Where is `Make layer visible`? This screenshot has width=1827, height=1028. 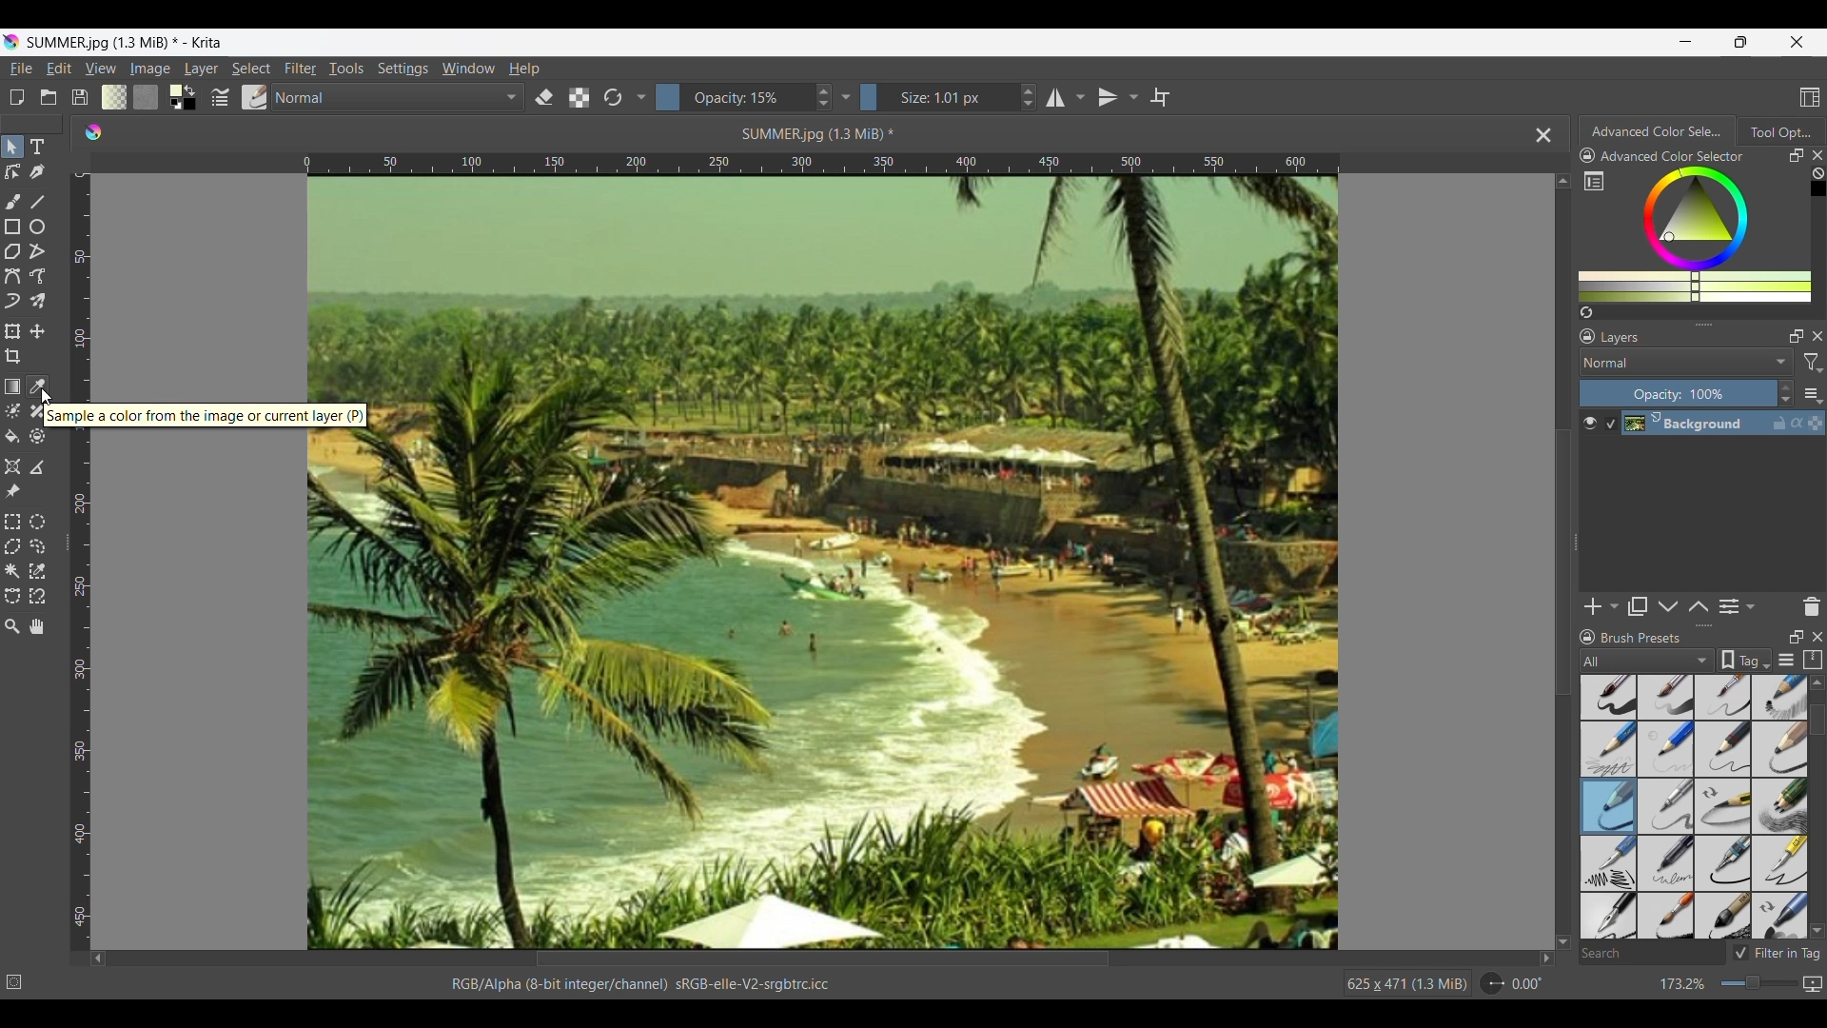 Make layer visible is located at coordinates (1590, 424).